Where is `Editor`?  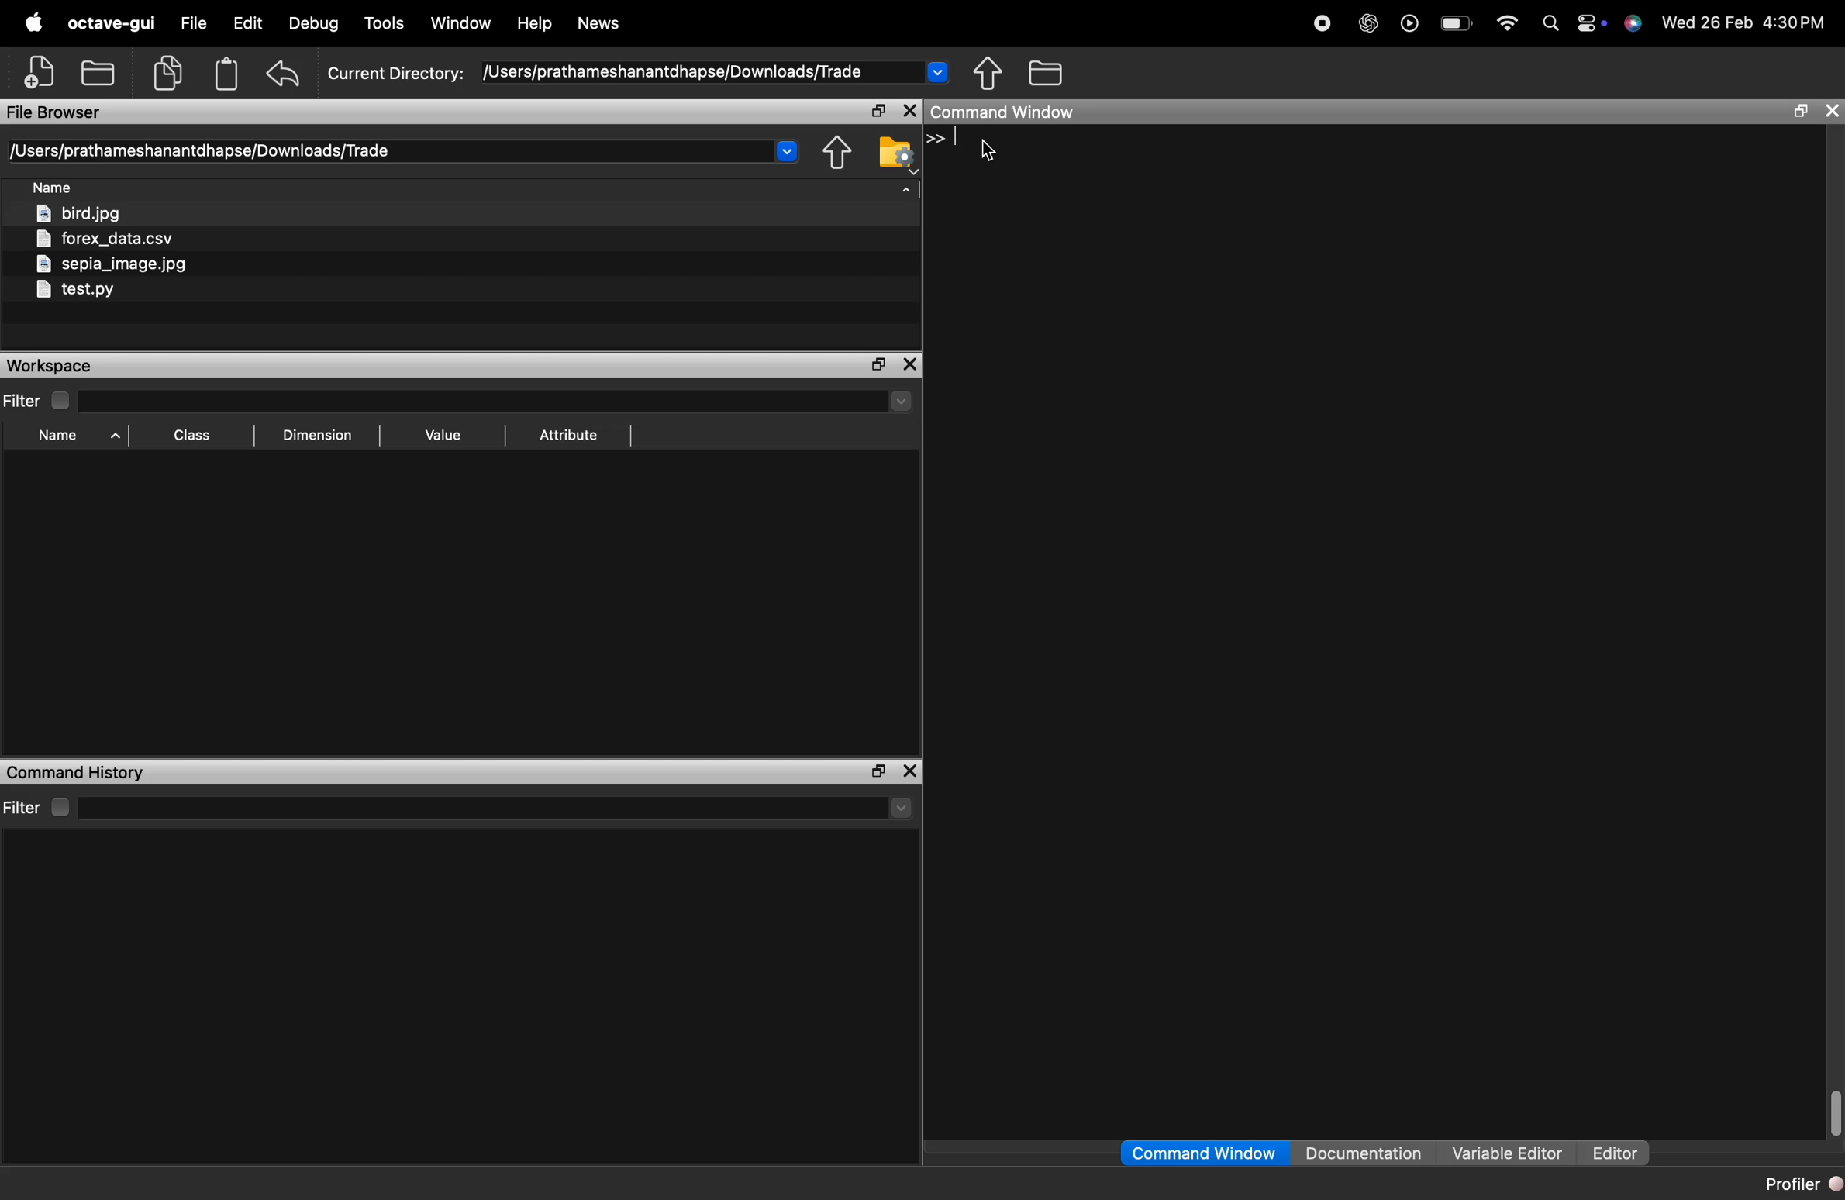 Editor is located at coordinates (1618, 1153).